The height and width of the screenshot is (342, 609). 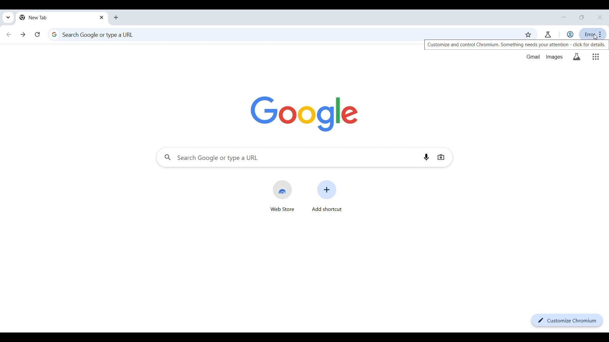 What do you see at coordinates (116, 18) in the screenshot?
I see `Add new tab` at bounding box center [116, 18].